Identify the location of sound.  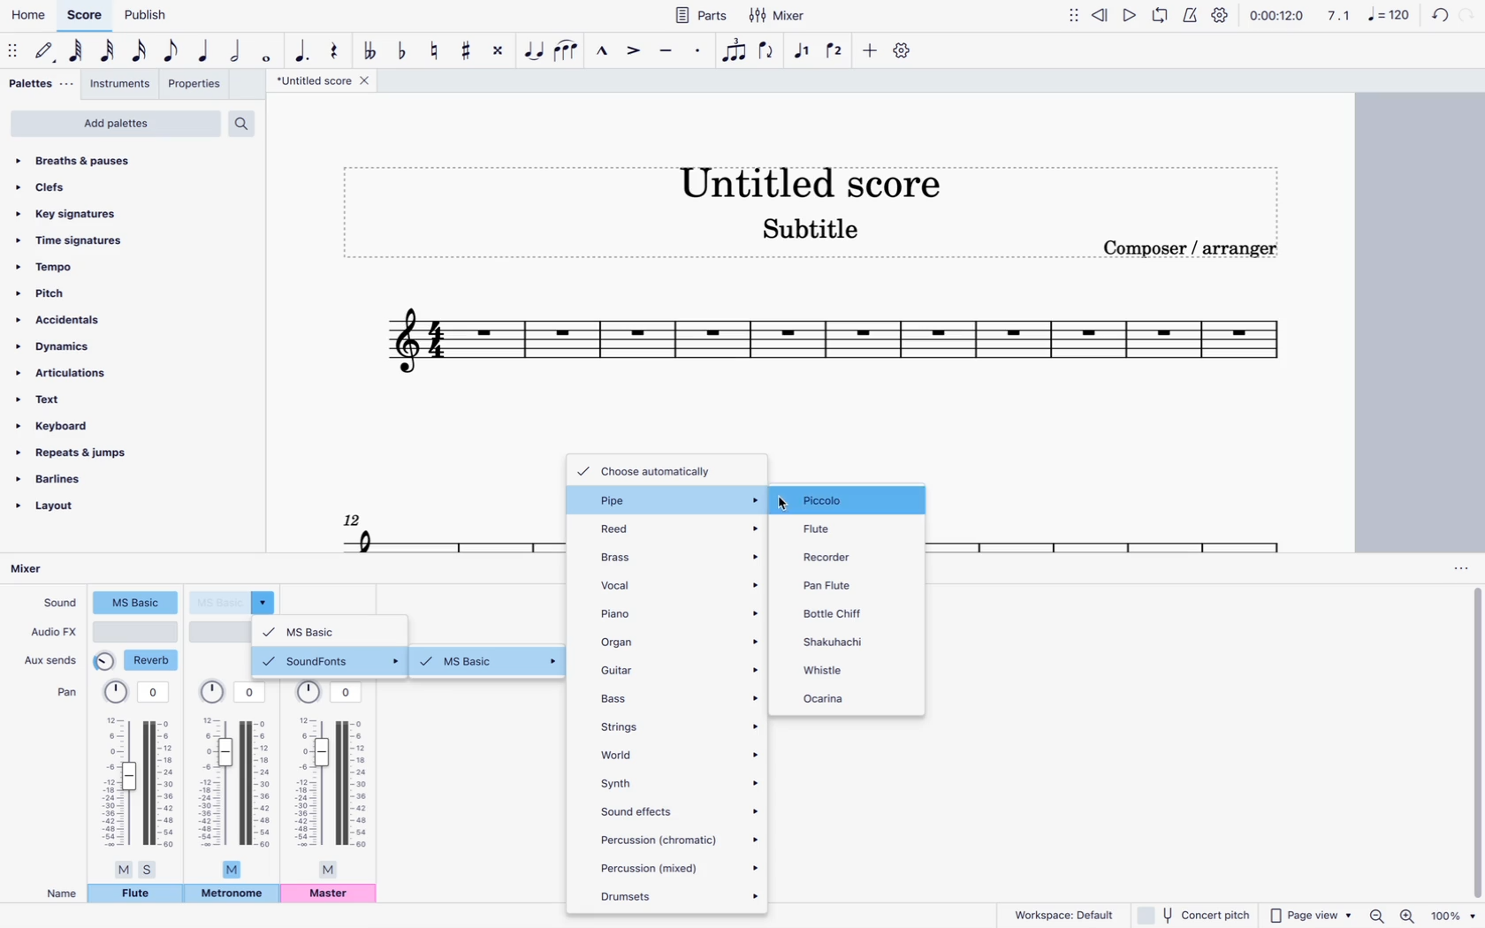
(59, 605).